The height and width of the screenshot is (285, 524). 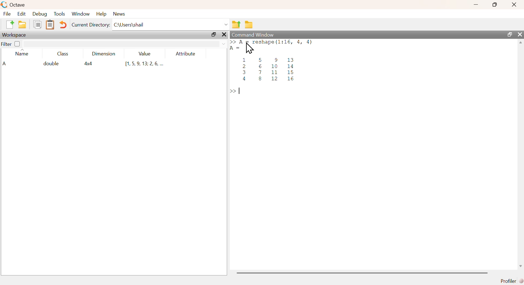 What do you see at coordinates (8, 14) in the screenshot?
I see `File` at bounding box center [8, 14].